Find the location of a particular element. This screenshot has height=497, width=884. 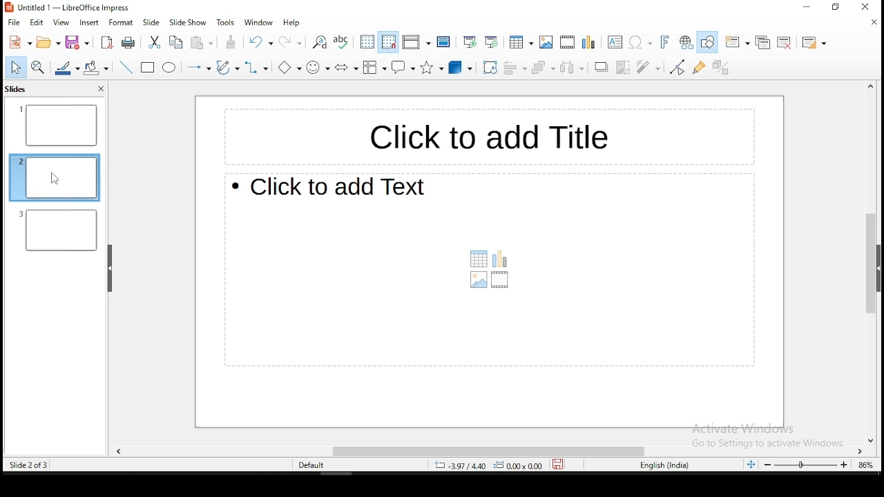

align objects is located at coordinates (517, 67).